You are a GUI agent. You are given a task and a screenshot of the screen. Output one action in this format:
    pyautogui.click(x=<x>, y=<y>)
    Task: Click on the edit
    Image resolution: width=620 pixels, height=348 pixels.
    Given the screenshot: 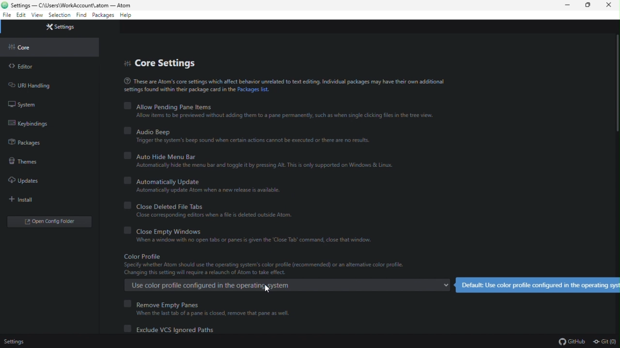 What is the action you would take?
    pyautogui.click(x=21, y=15)
    